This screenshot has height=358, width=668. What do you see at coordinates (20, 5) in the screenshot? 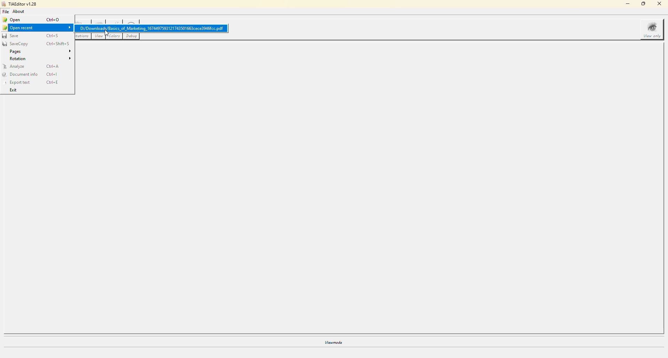
I see `tiaeditor` at bounding box center [20, 5].